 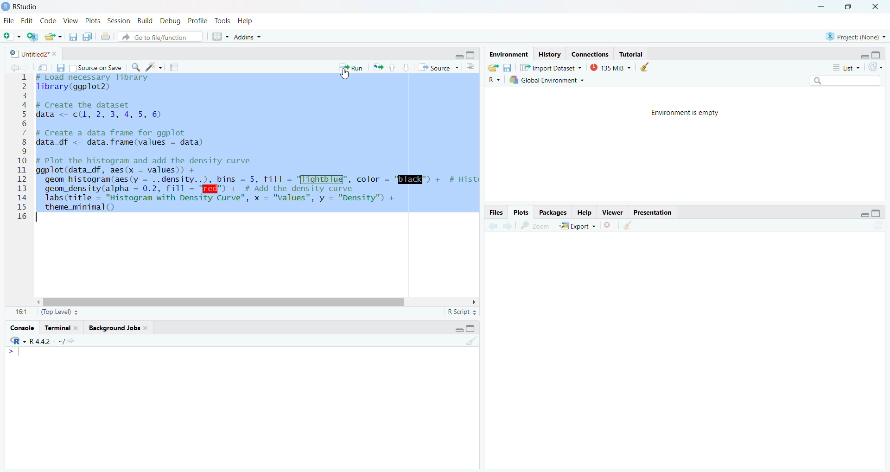 I want to click on go to previous section/chunk, so click(x=391, y=68).